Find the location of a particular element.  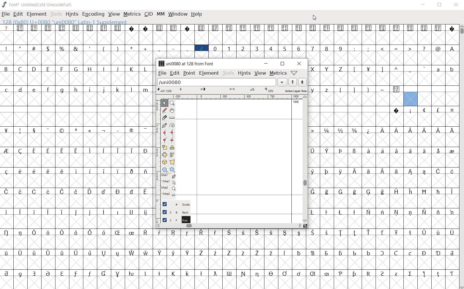

glyph is located at coordinates (438, 192).